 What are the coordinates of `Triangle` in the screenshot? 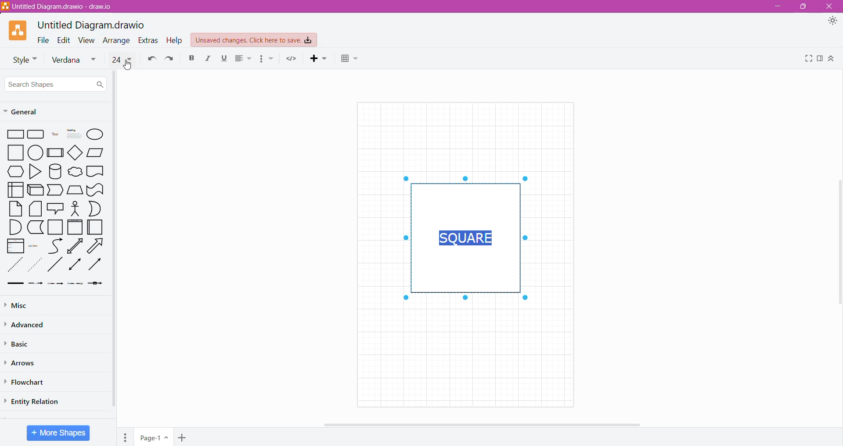 It's located at (35, 171).